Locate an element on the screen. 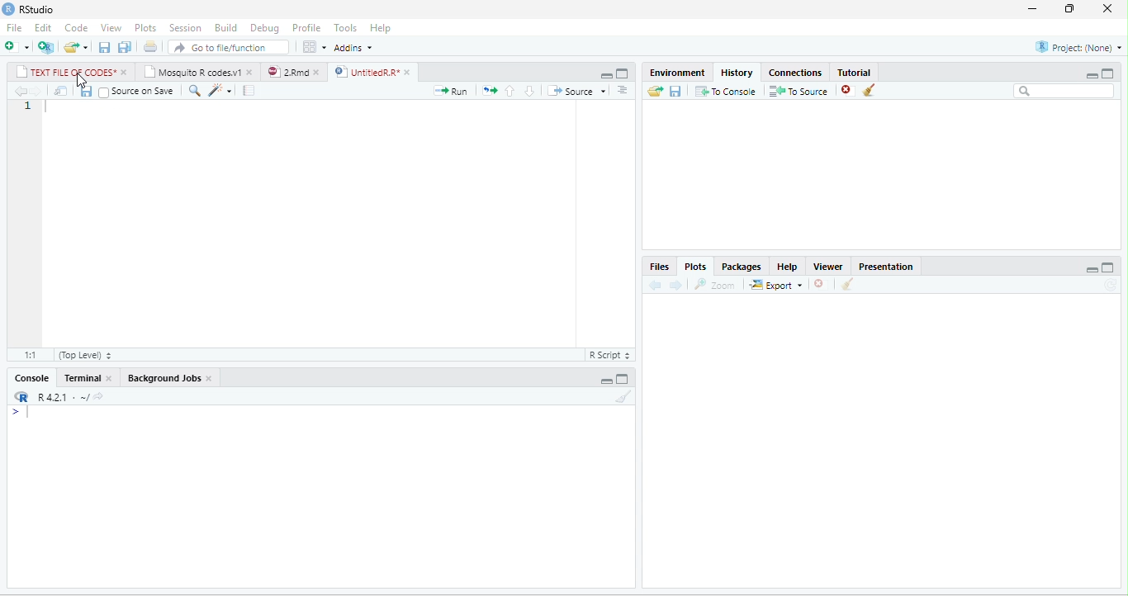  print is located at coordinates (151, 47).